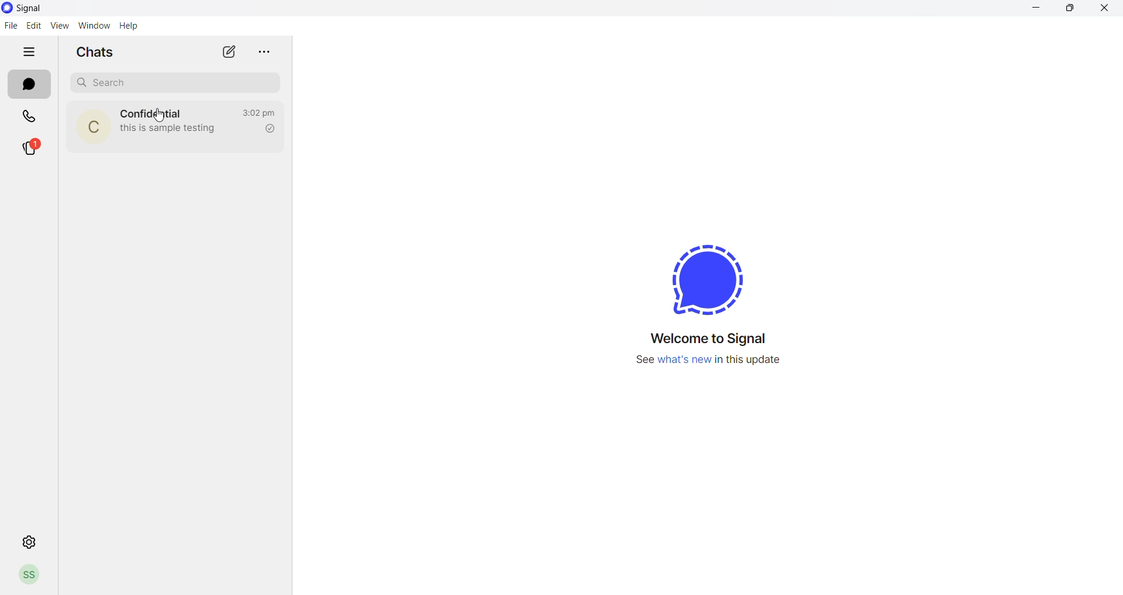 The image size is (1123, 595). What do you see at coordinates (94, 25) in the screenshot?
I see `window` at bounding box center [94, 25].